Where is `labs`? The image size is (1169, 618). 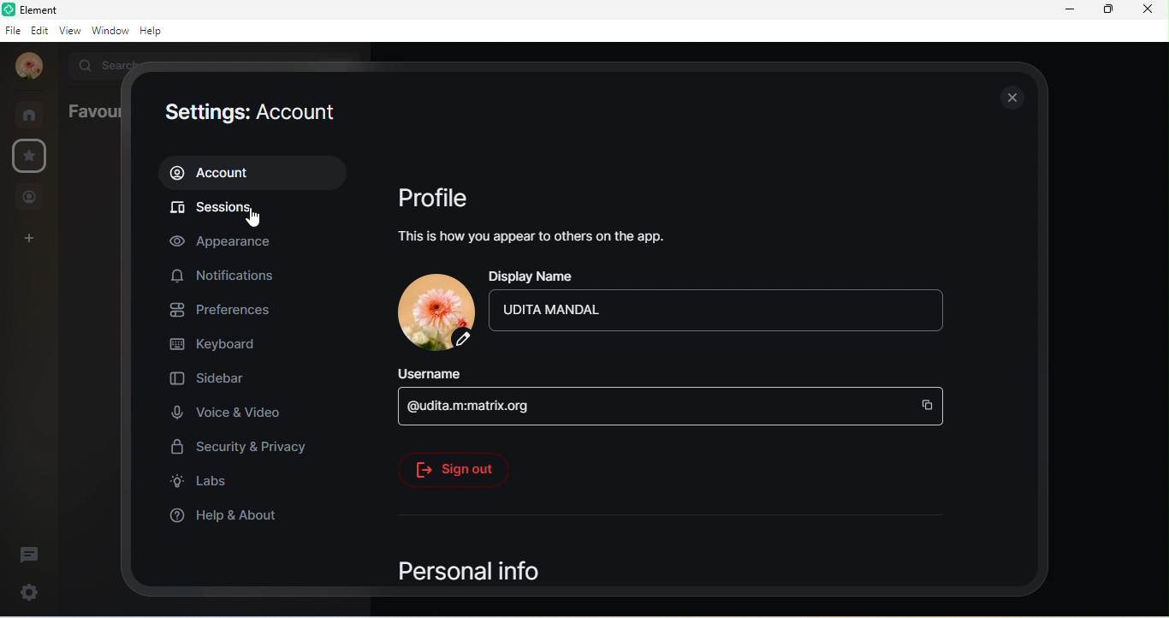 labs is located at coordinates (206, 484).